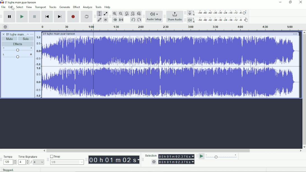 The width and height of the screenshot is (306, 172). What do you see at coordinates (59, 34) in the screenshot?
I see `Track title` at bounding box center [59, 34].